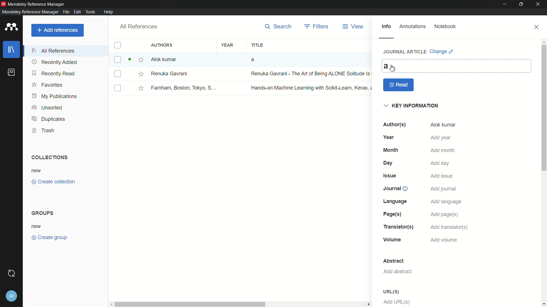  What do you see at coordinates (522, 4) in the screenshot?
I see `maximize` at bounding box center [522, 4].